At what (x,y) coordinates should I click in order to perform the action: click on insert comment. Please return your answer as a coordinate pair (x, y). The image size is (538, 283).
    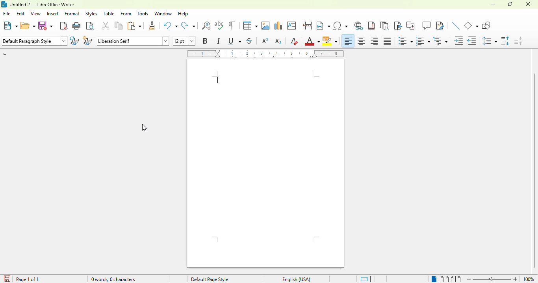
    Looking at the image, I should click on (427, 25).